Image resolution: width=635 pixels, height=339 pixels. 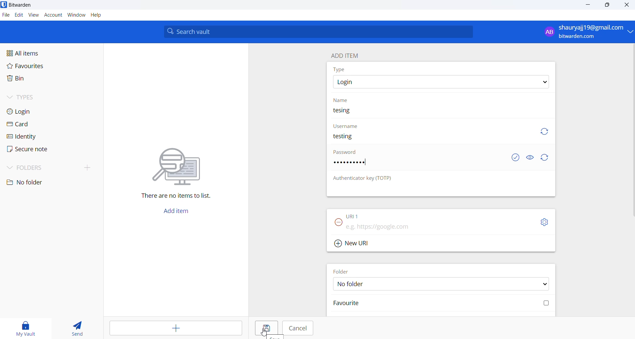 I want to click on CURSOR, so click(x=263, y=333).